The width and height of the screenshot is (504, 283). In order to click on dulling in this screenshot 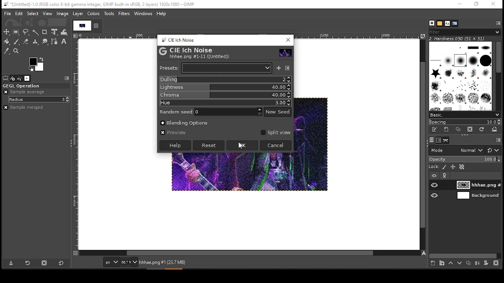, I will do `click(224, 79)`.